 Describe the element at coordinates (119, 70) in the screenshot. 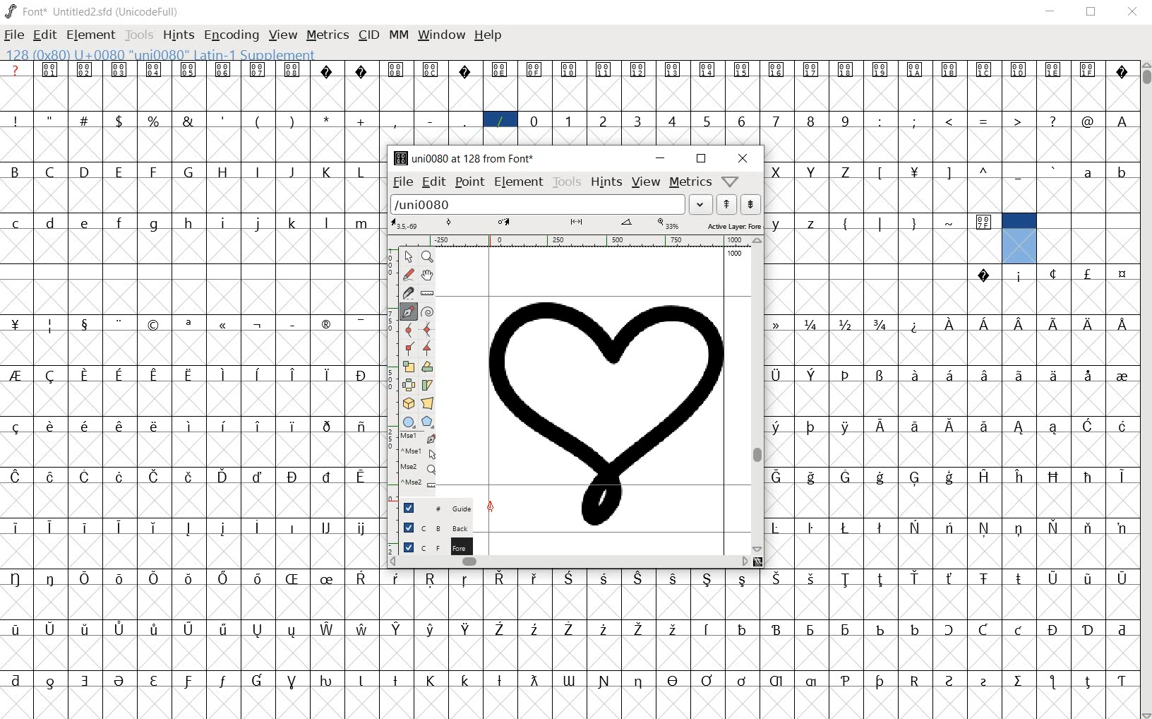

I see `glyph` at that location.